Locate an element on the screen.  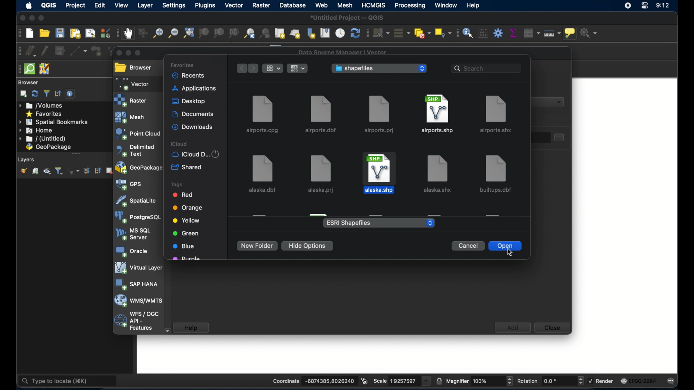
icloud is located at coordinates (179, 144).